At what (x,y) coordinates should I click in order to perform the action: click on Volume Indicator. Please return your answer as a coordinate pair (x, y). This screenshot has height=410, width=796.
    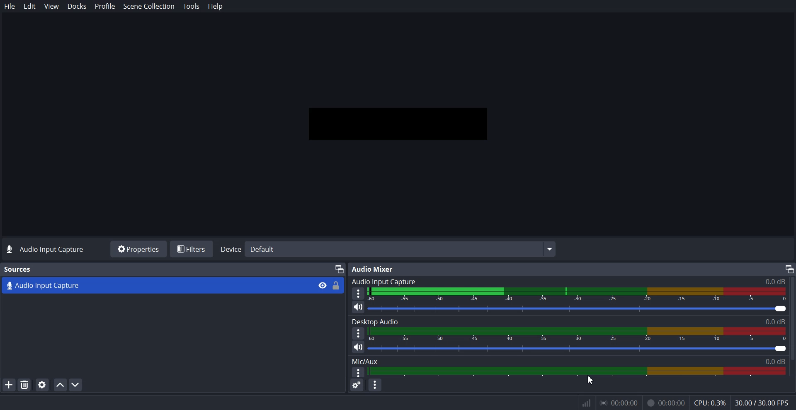
    Looking at the image, I should click on (582, 335).